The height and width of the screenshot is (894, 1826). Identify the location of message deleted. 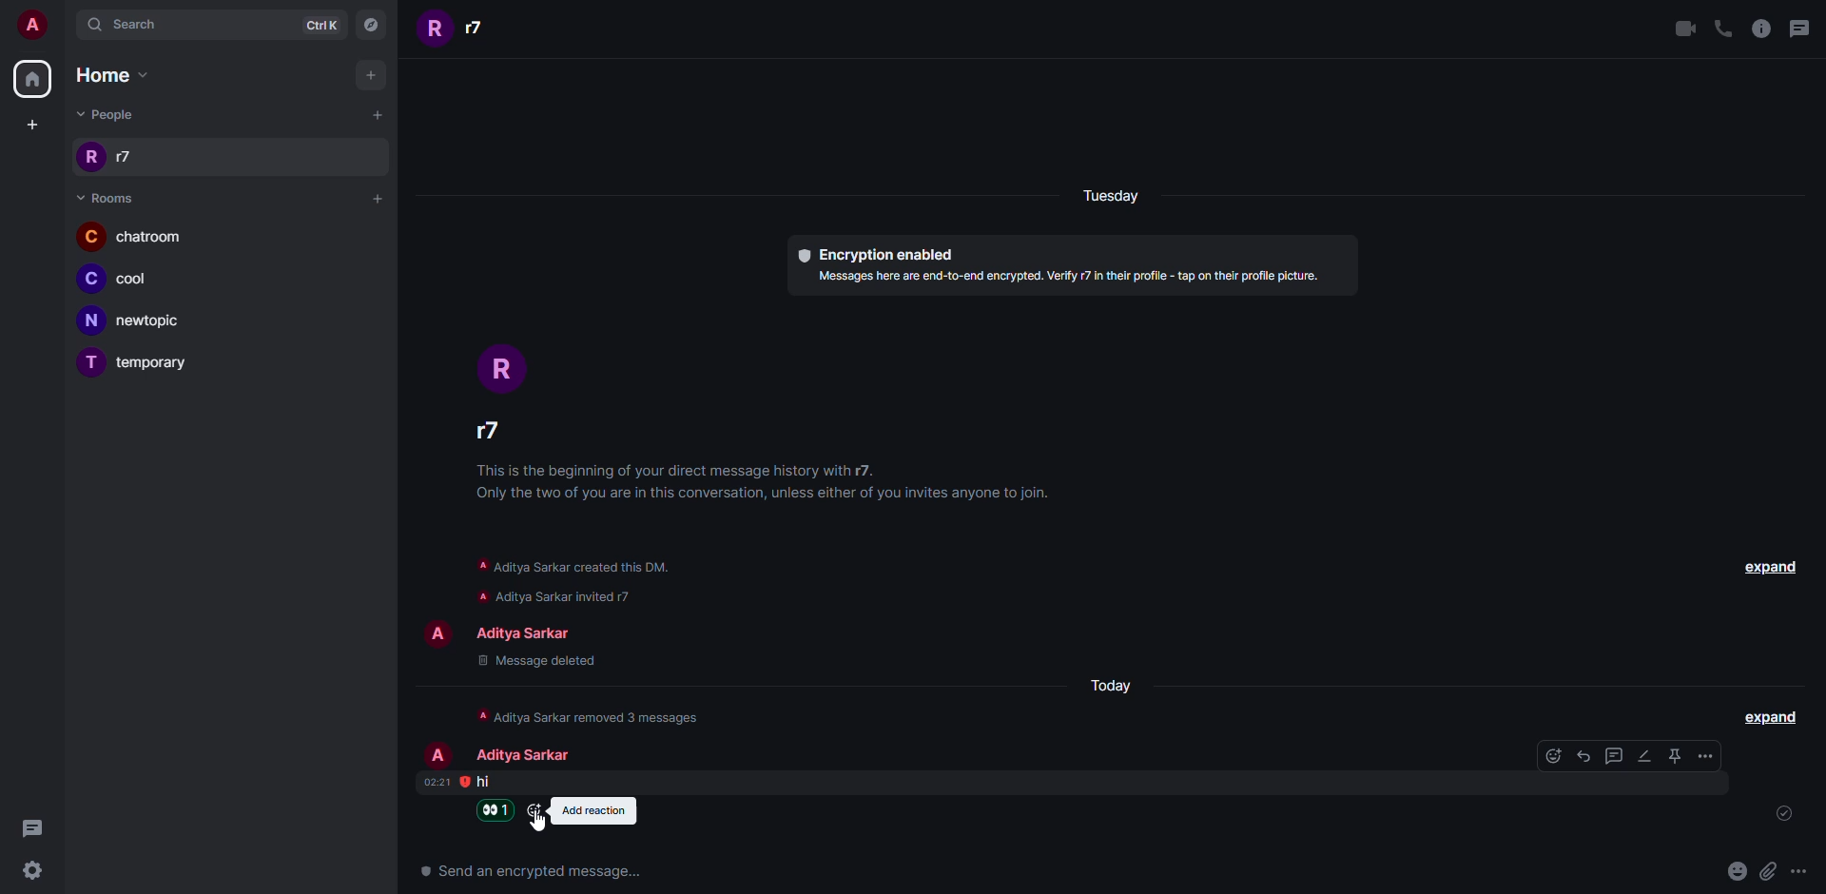
(537, 660).